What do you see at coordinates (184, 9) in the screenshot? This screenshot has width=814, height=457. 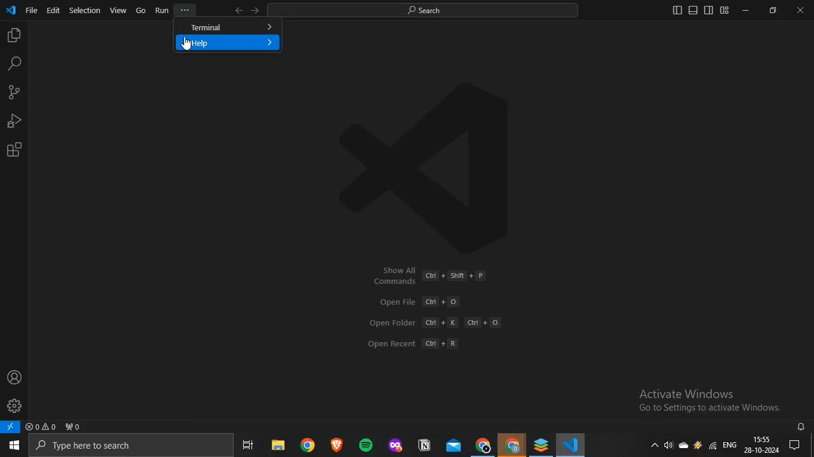 I see `...` at bounding box center [184, 9].